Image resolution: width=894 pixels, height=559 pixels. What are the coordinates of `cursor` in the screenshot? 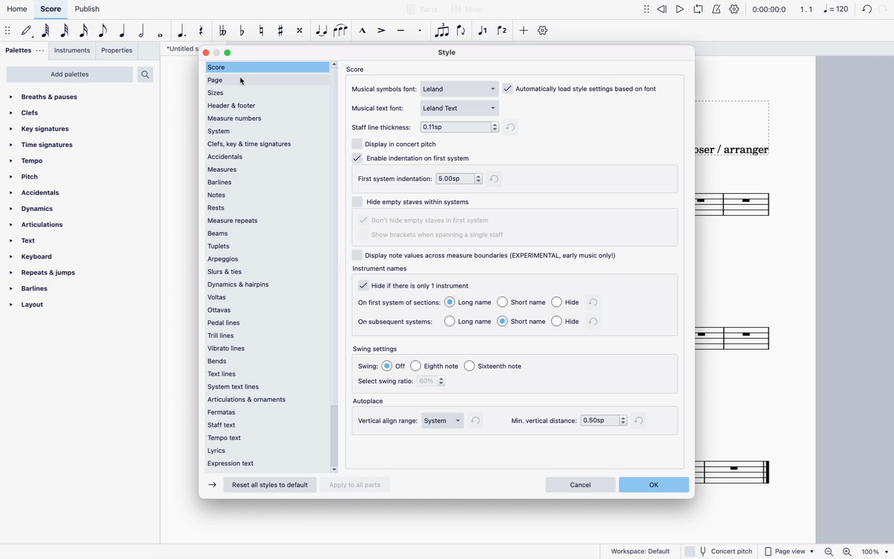 It's located at (243, 82).